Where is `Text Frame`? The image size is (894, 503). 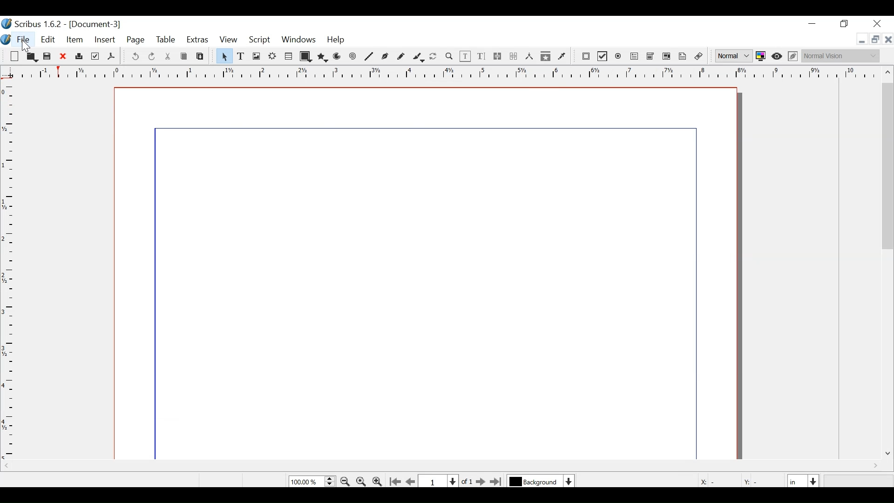 Text Frame is located at coordinates (241, 56).